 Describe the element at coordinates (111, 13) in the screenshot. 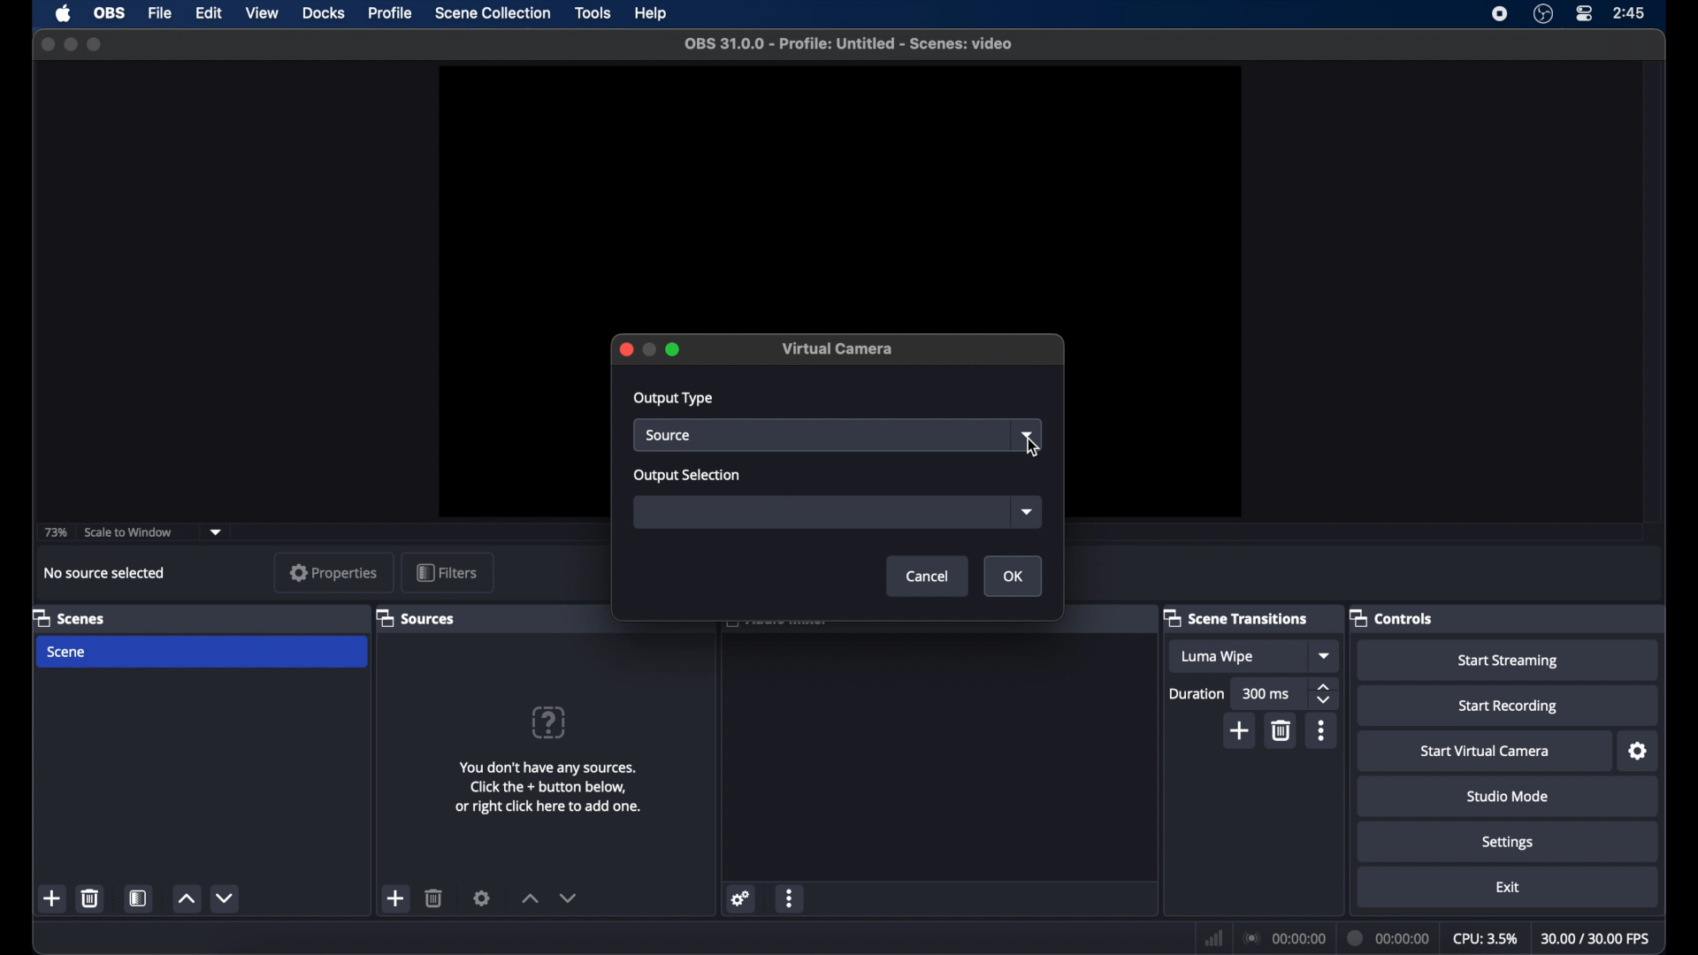

I see `obs` at that location.